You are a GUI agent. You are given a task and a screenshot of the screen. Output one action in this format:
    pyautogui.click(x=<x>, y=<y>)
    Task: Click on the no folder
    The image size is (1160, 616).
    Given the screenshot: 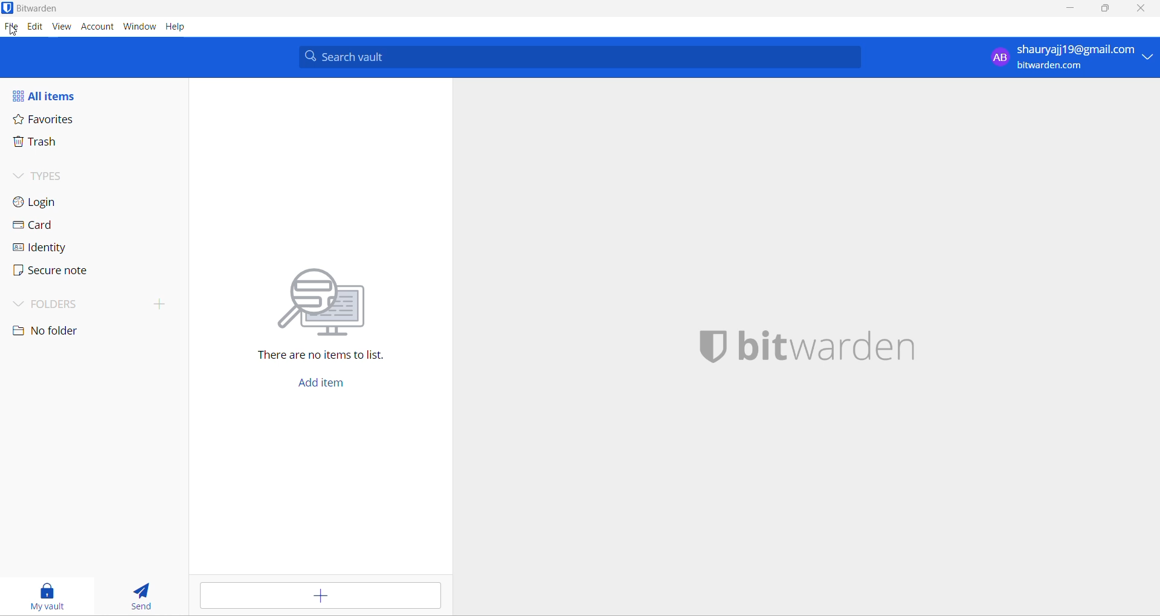 What is the action you would take?
    pyautogui.click(x=56, y=333)
    